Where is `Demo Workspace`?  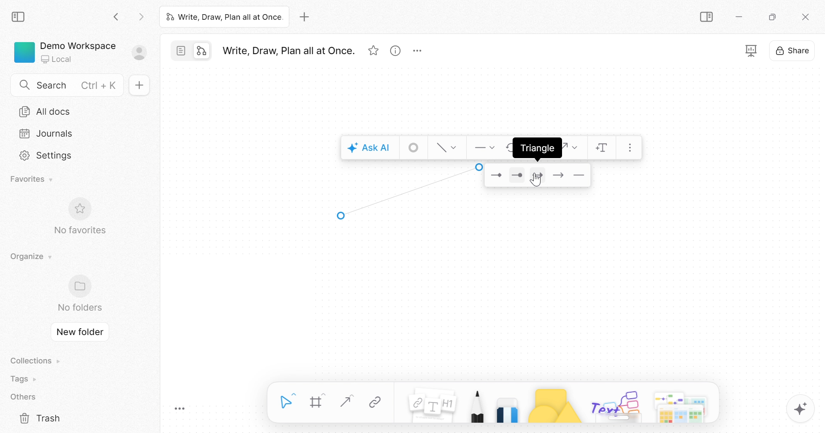
Demo Workspace is located at coordinates (77, 45).